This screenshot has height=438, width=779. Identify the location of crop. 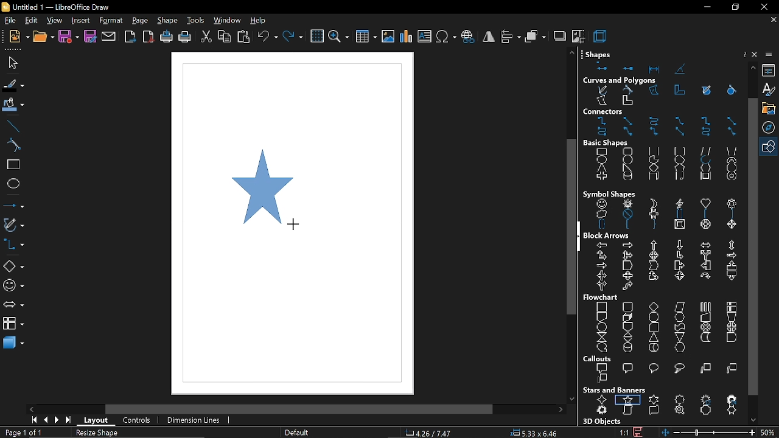
(578, 36).